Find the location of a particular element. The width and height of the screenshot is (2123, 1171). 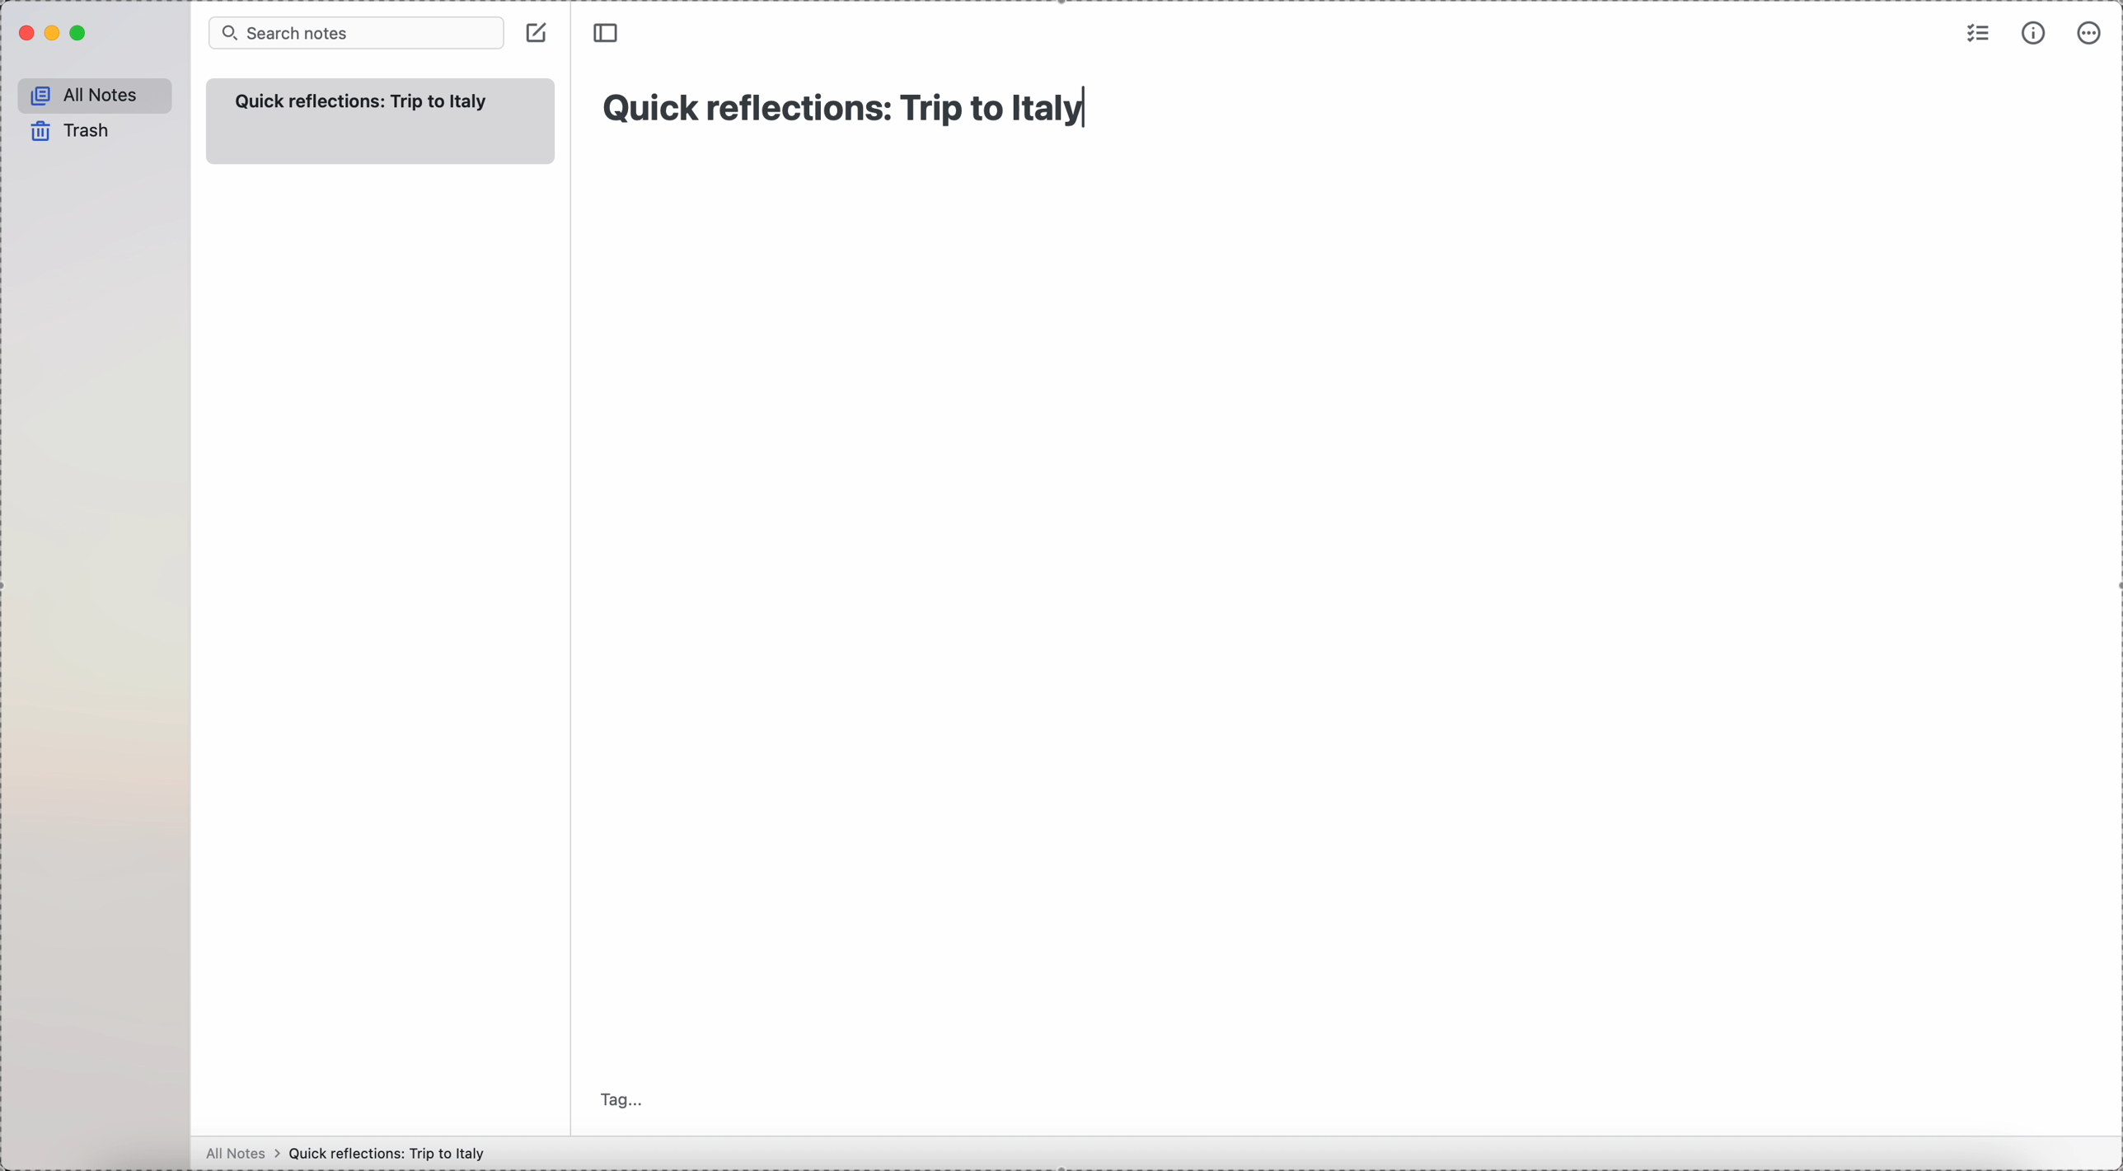

Quick reflections: Trip to Italy is located at coordinates (391, 1153).